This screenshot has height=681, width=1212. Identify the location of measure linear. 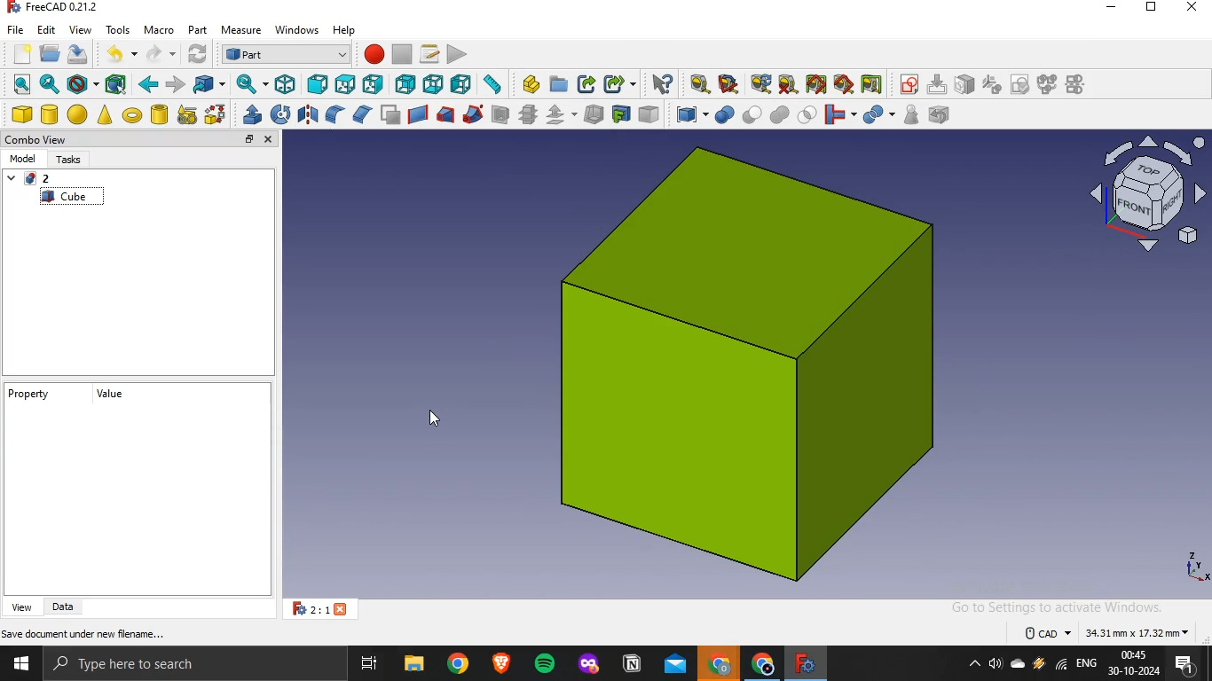
(701, 83).